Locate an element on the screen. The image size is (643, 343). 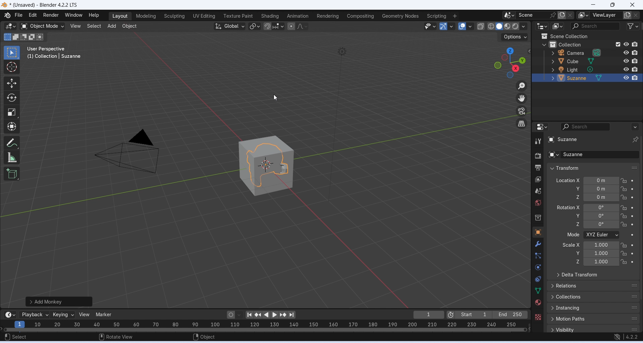
snapping is located at coordinates (278, 26).